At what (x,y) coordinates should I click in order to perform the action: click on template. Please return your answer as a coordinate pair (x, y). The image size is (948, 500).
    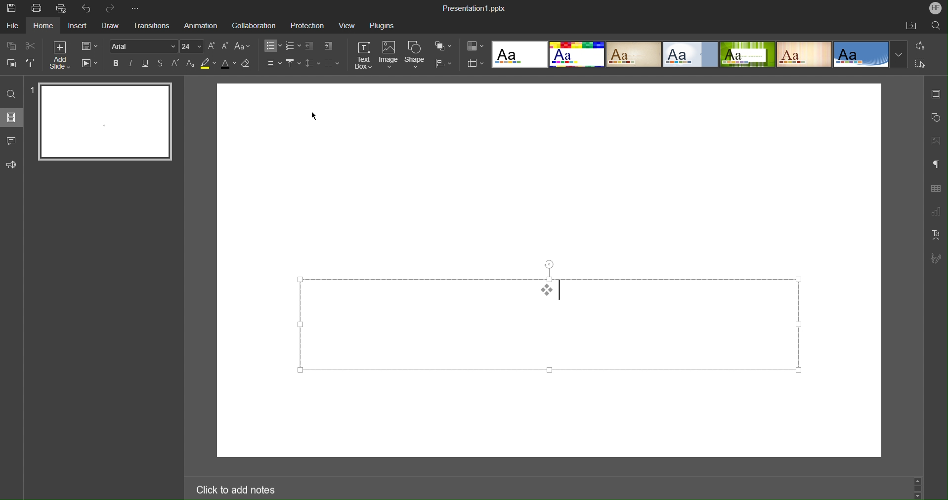
    Looking at the image, I should click on (633, 55).